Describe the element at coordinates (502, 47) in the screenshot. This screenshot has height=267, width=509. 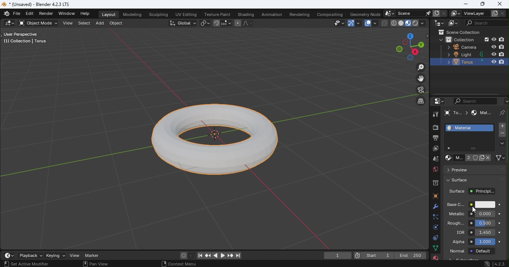
I see `Disable in renders` at that location.